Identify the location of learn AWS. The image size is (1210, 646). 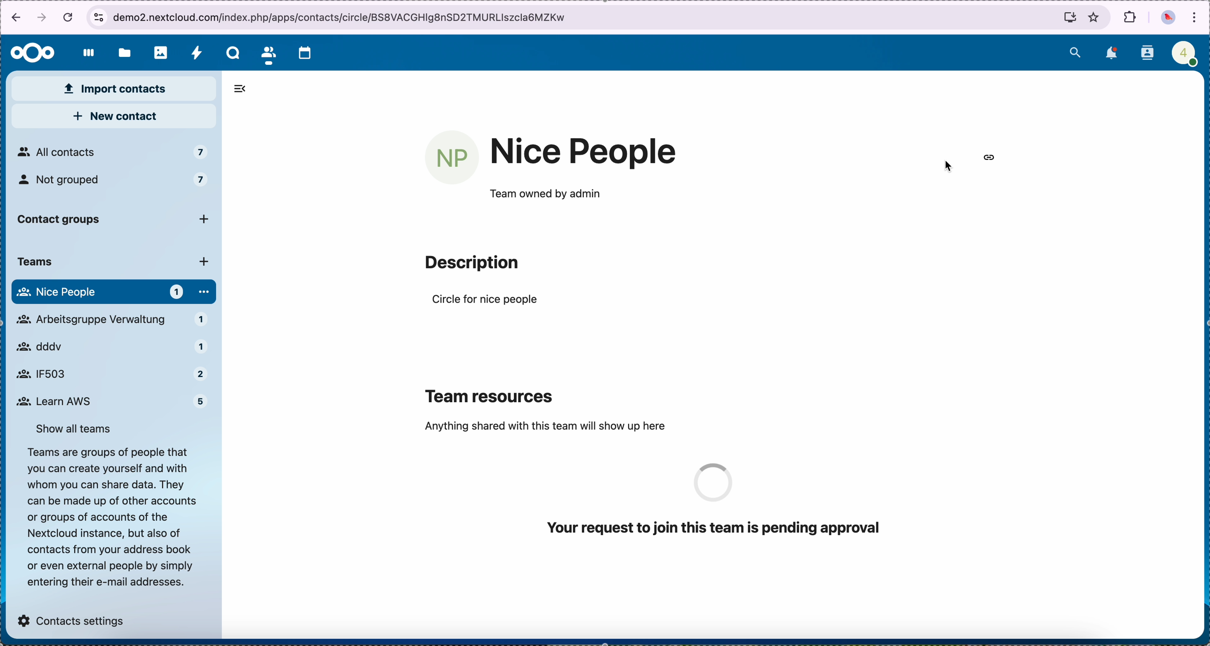
(109, 373).